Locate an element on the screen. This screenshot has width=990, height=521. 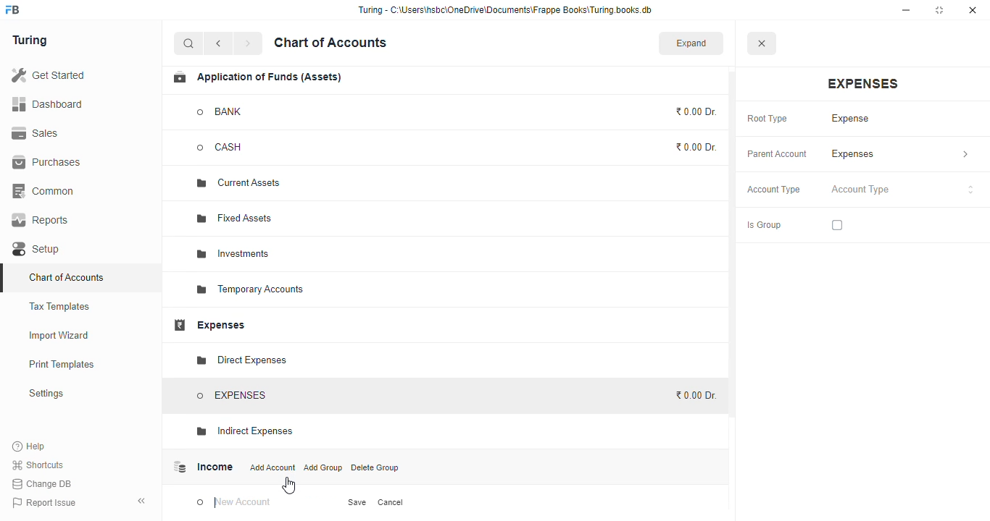
BANK  is located at coordinates (220, 111).